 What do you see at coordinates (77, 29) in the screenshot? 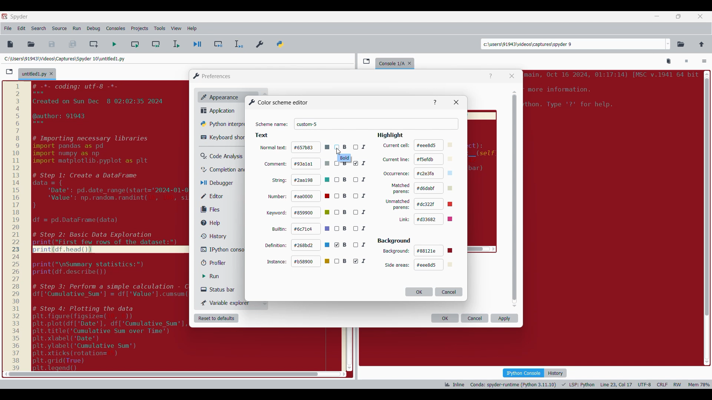
I see `Run menu` at bounding box center [77, 29].